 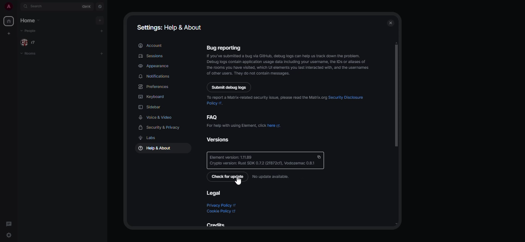 I want to click on to report a matrix-related security issue, please read the matrix.org security disclosure policy, so click(x=287, y=99).